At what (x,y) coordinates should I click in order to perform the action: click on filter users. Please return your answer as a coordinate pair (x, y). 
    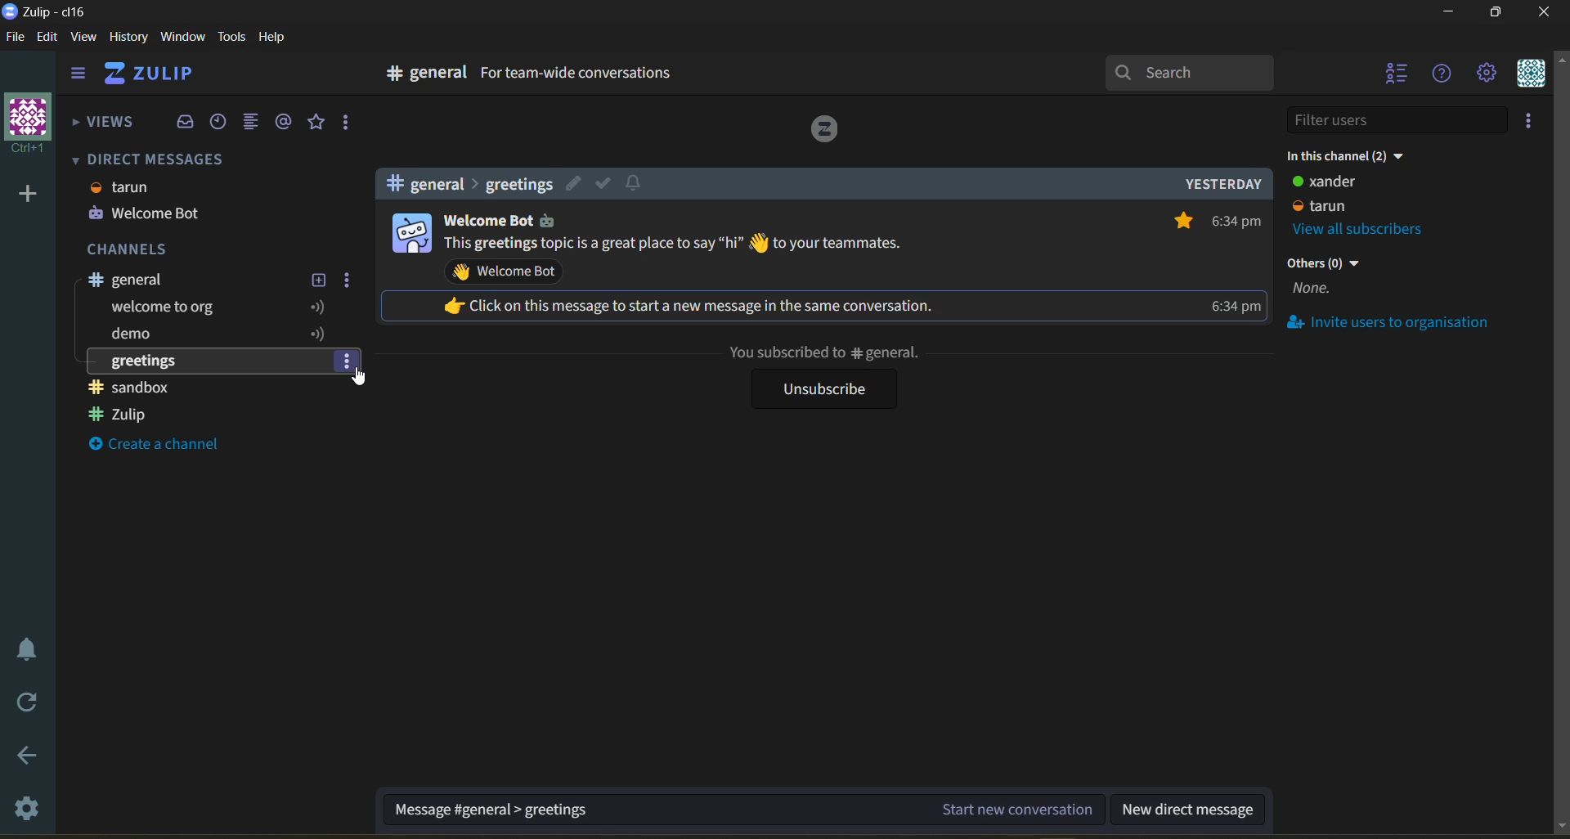
    Looking at the image, I should click on (1402, 120).